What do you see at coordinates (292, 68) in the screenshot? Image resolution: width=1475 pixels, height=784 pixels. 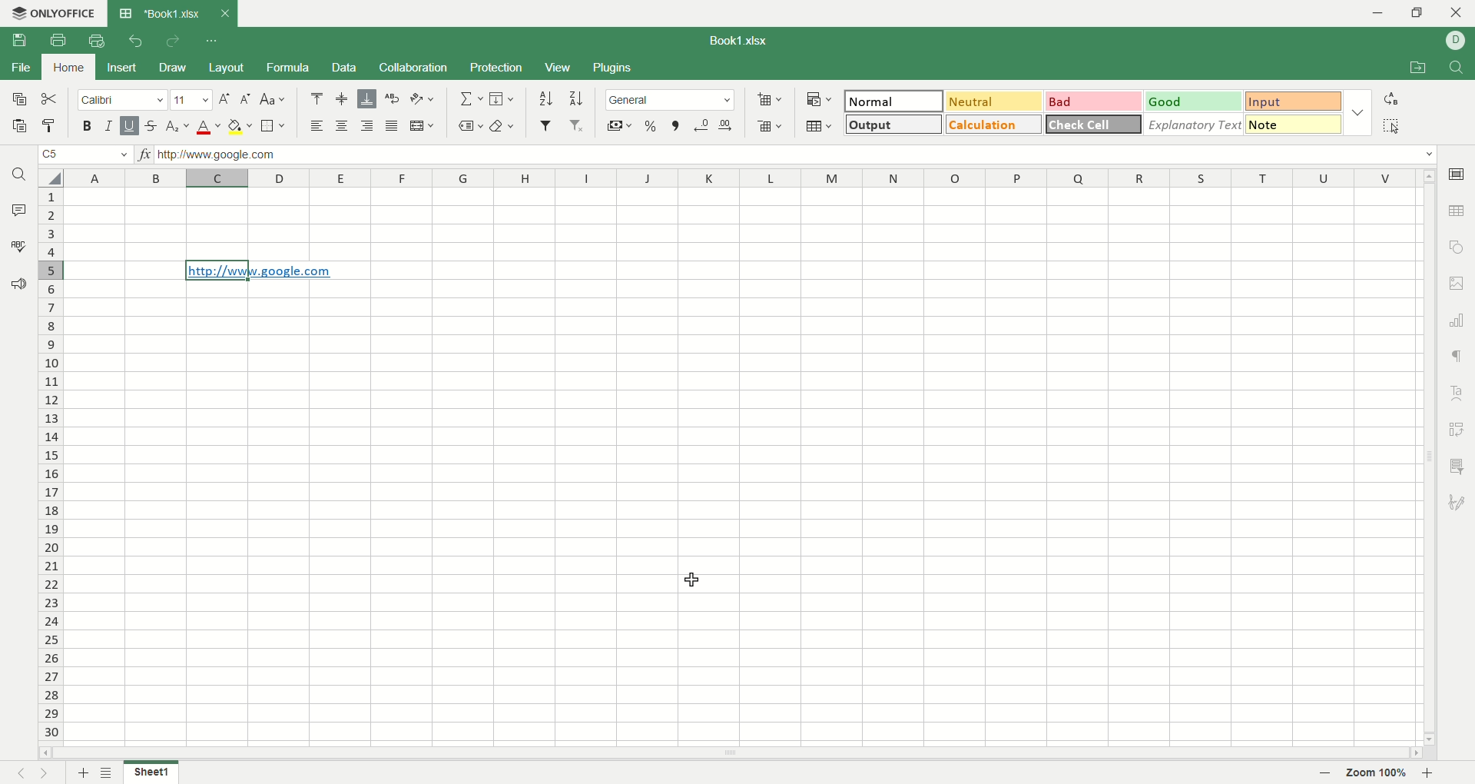 I see `formula` at bounding box center [292, 68].